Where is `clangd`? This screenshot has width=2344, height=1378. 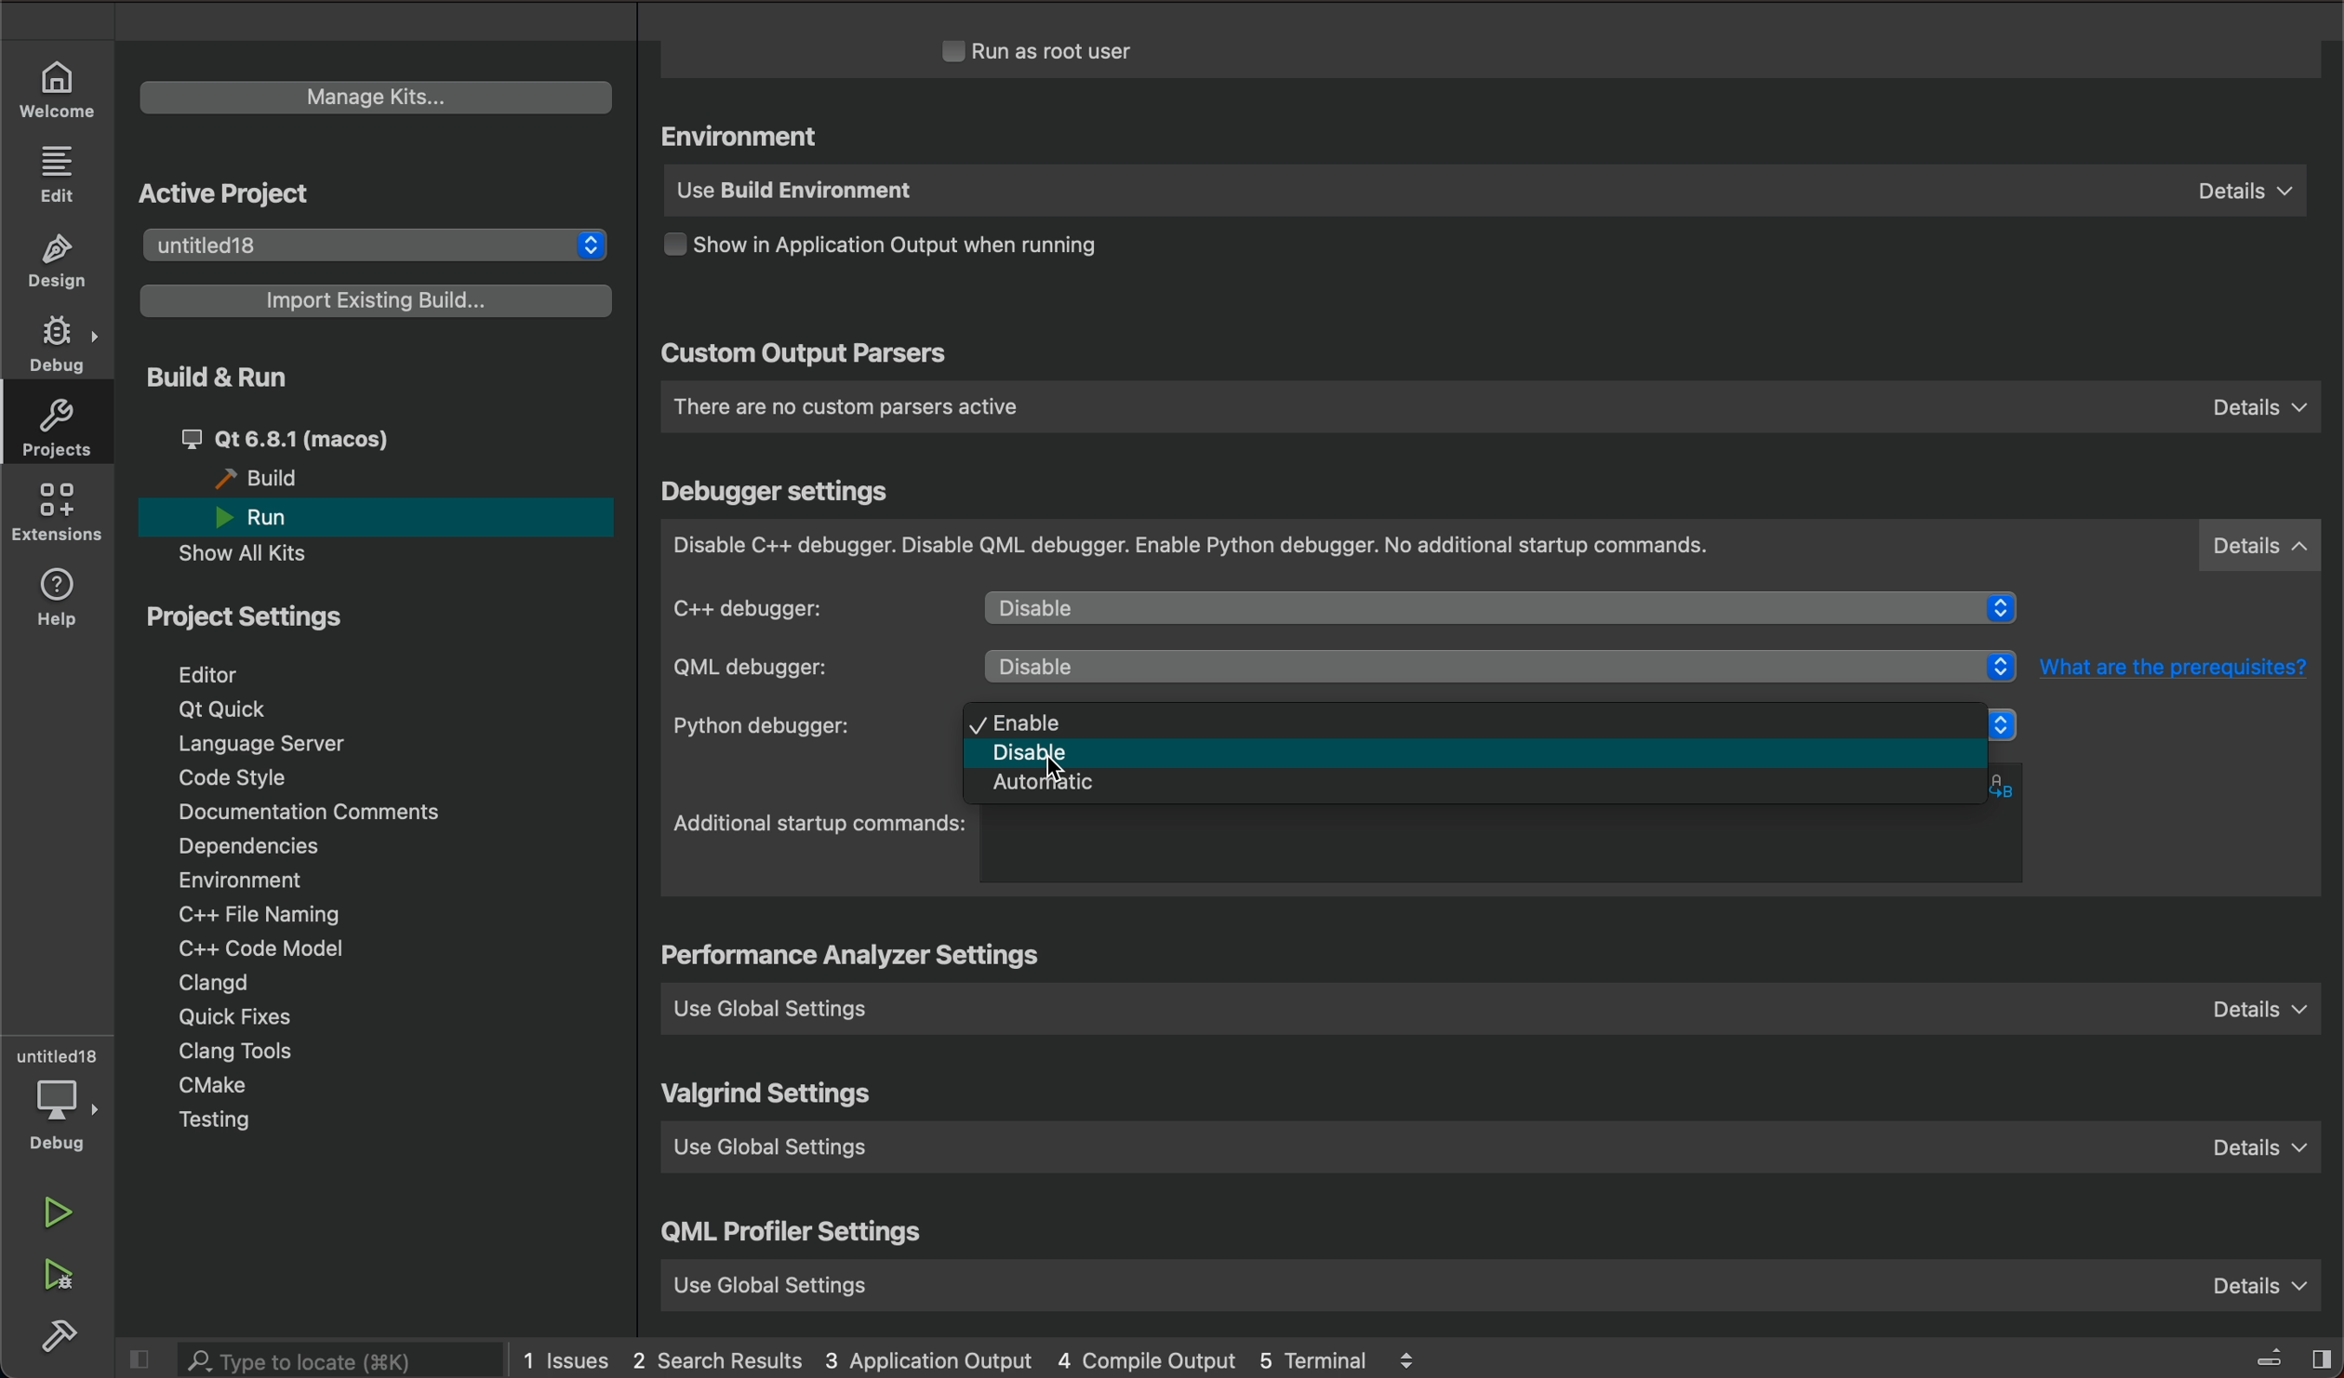 clangd is located at coordinates (216, 984).